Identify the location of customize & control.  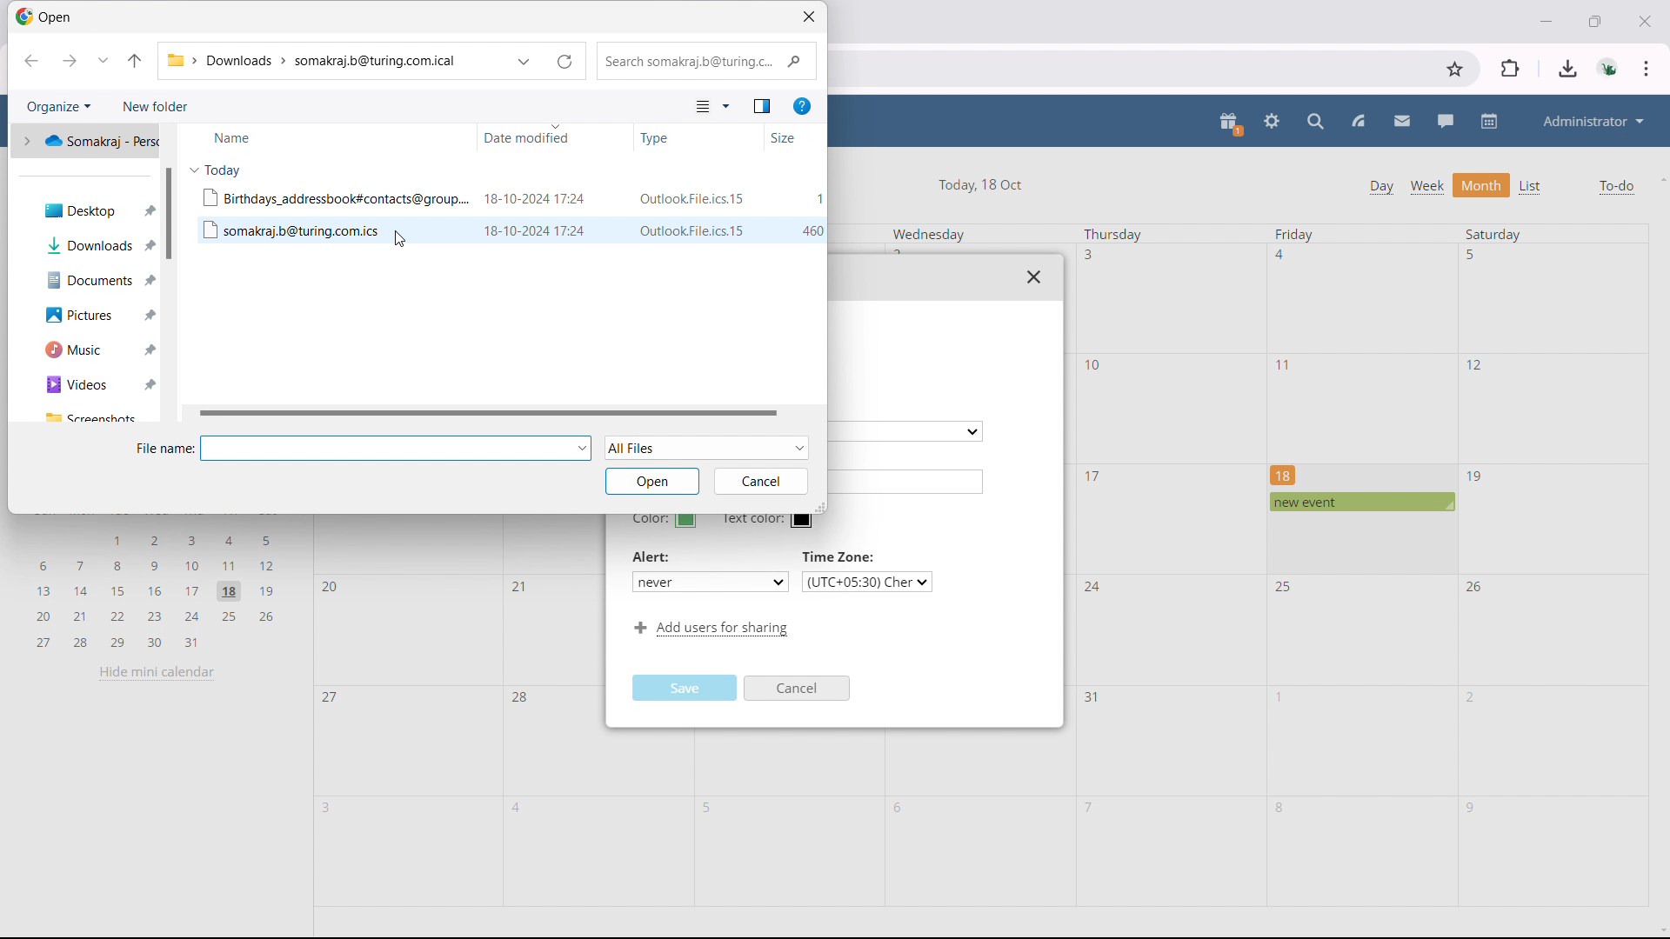
(1647, 69).